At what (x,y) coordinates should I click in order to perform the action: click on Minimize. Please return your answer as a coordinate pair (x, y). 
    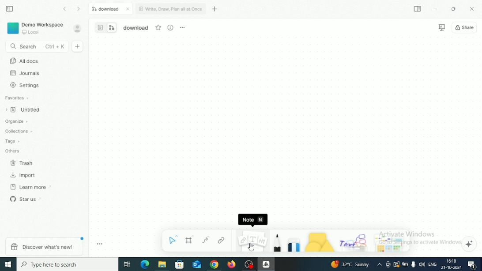
    Looking at the image, I should click on (435, 8).